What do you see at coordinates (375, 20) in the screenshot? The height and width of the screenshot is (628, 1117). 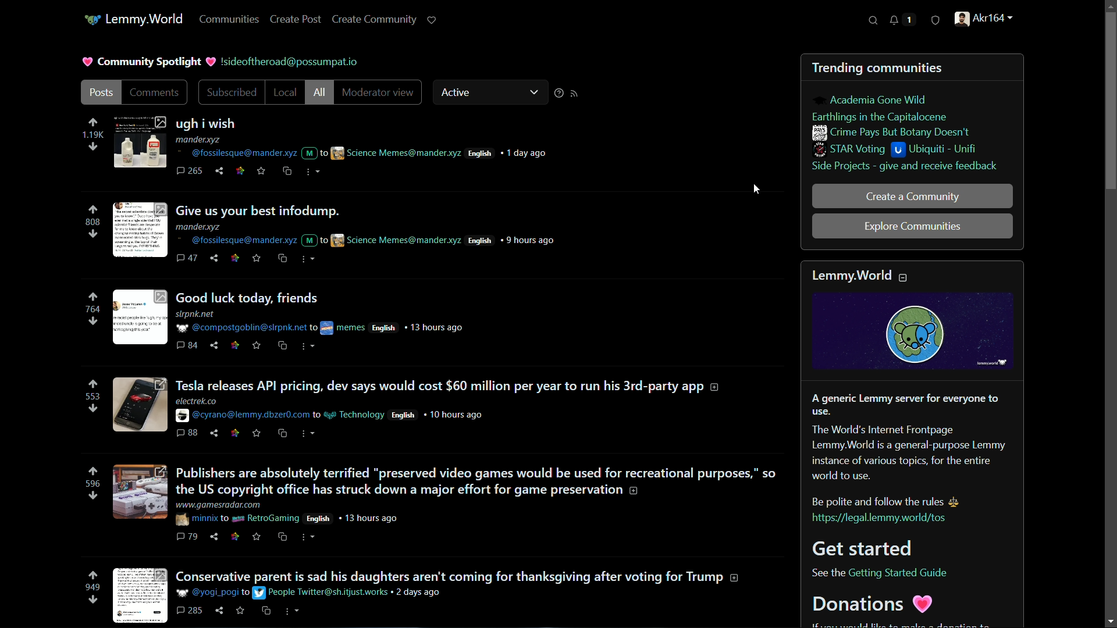 I see `create community` at bounding box center [375, 20].